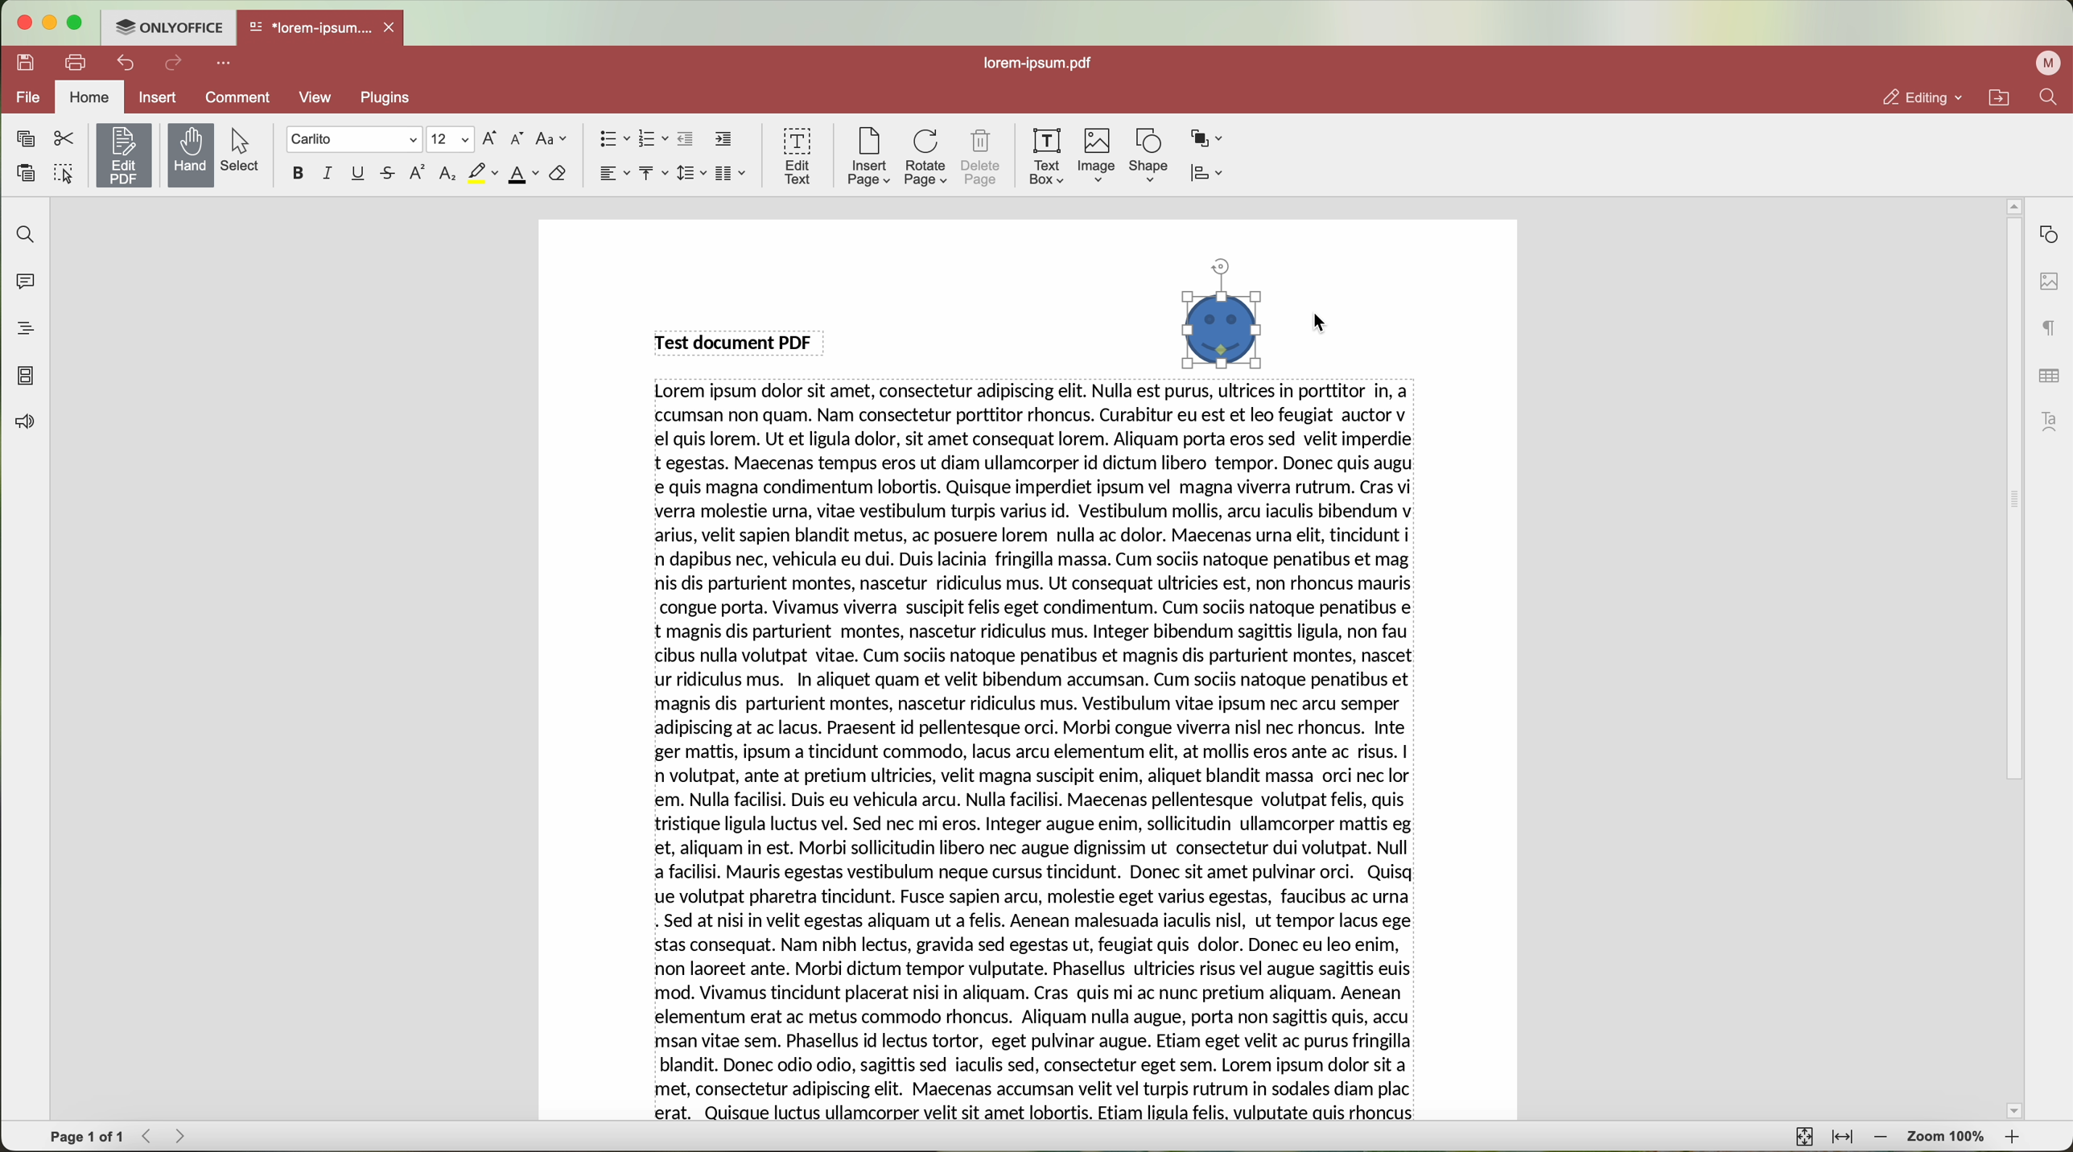  What do you see at coordinates (1045, 64) in the screenshot?
I see `lorem-ipsum.pdf` at bounding box center [1045, 64].